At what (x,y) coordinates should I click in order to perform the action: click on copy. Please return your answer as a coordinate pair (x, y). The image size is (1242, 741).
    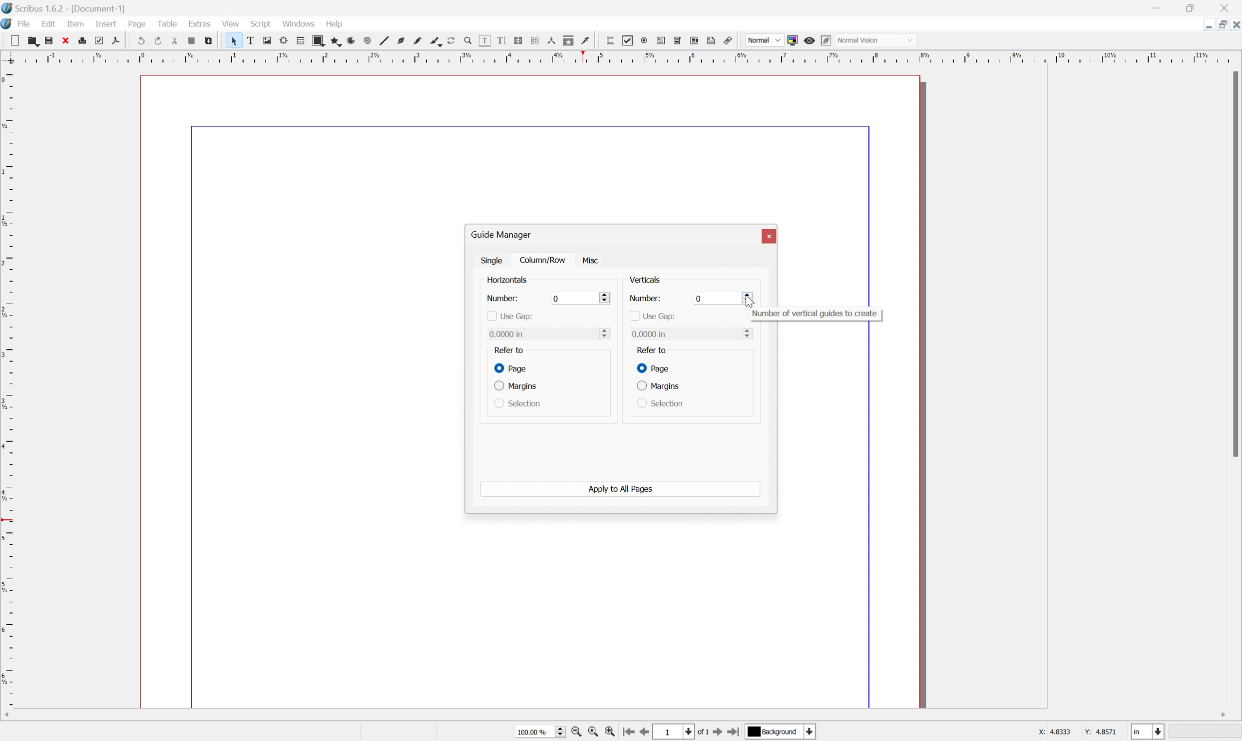
    Looking at the image, I should click on (192, 38).